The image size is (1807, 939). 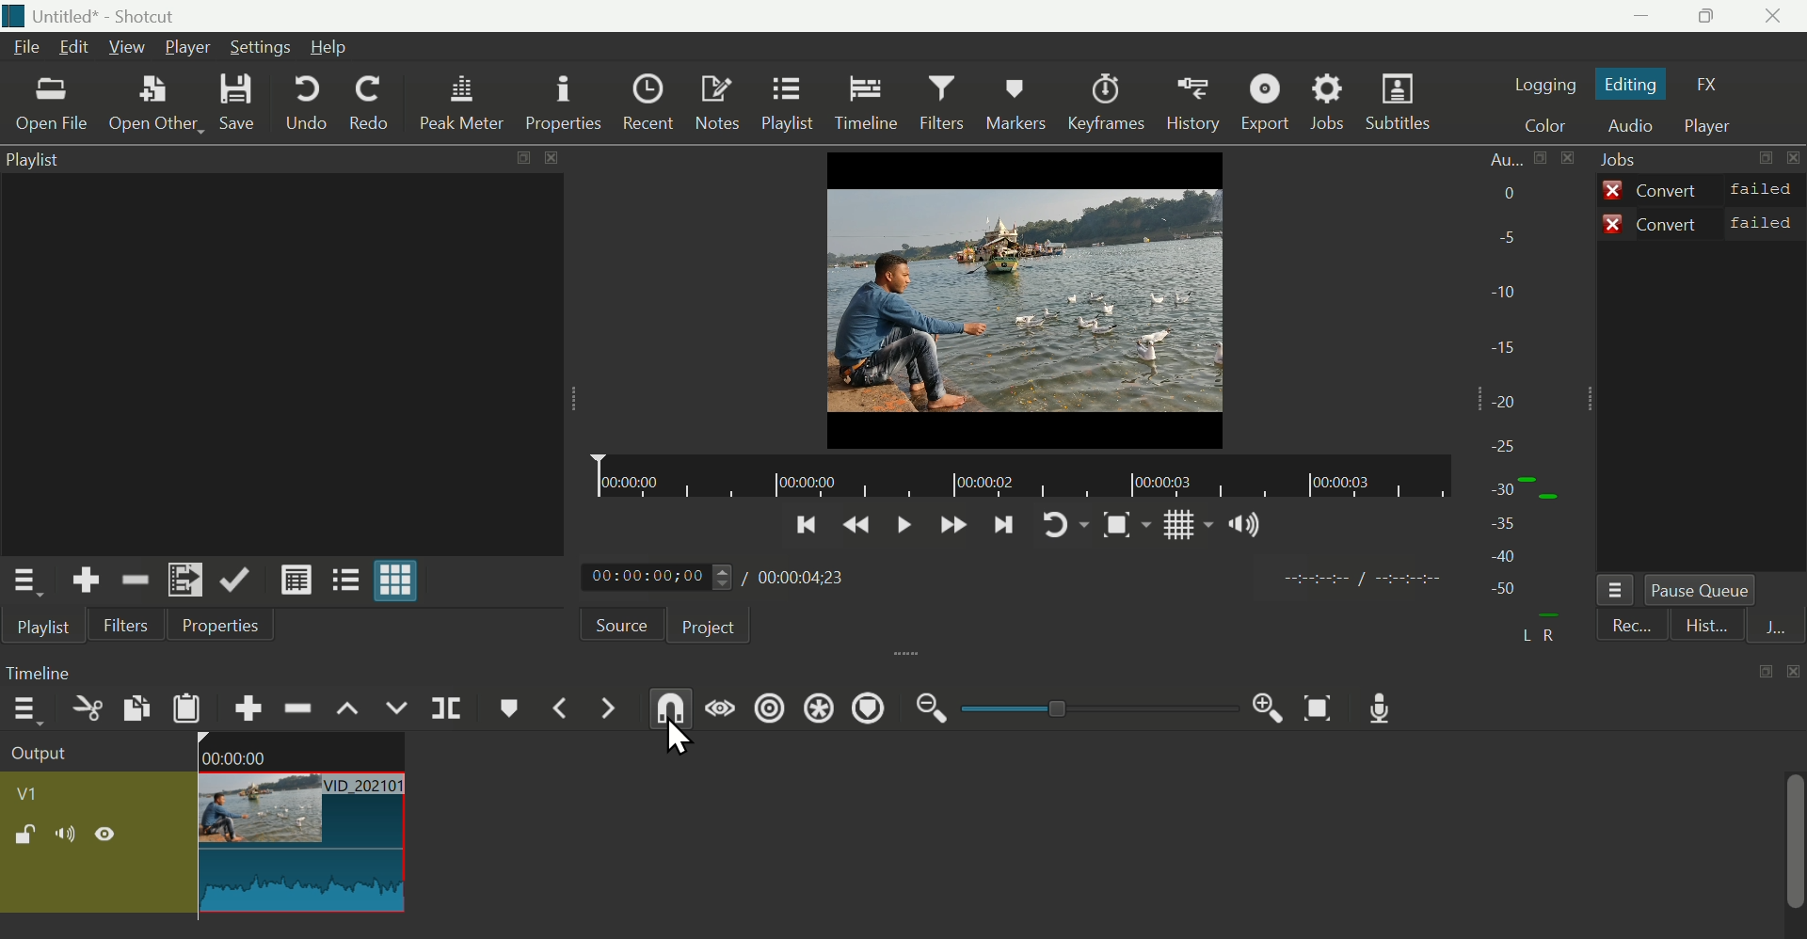 I want to click on Playlist, so click(x=40, y=164).